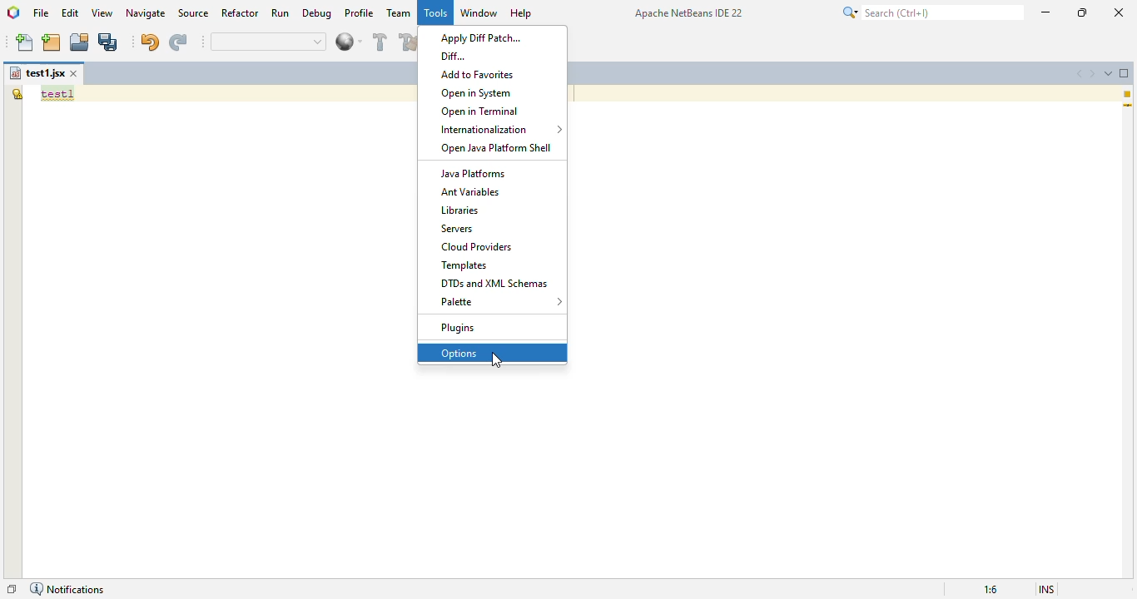 The width and height of the screenshot is (1137, 599). What do you see at coordinates (476, 93) in the screenshot?
I see `open in system` at bounding box center [476, 93].